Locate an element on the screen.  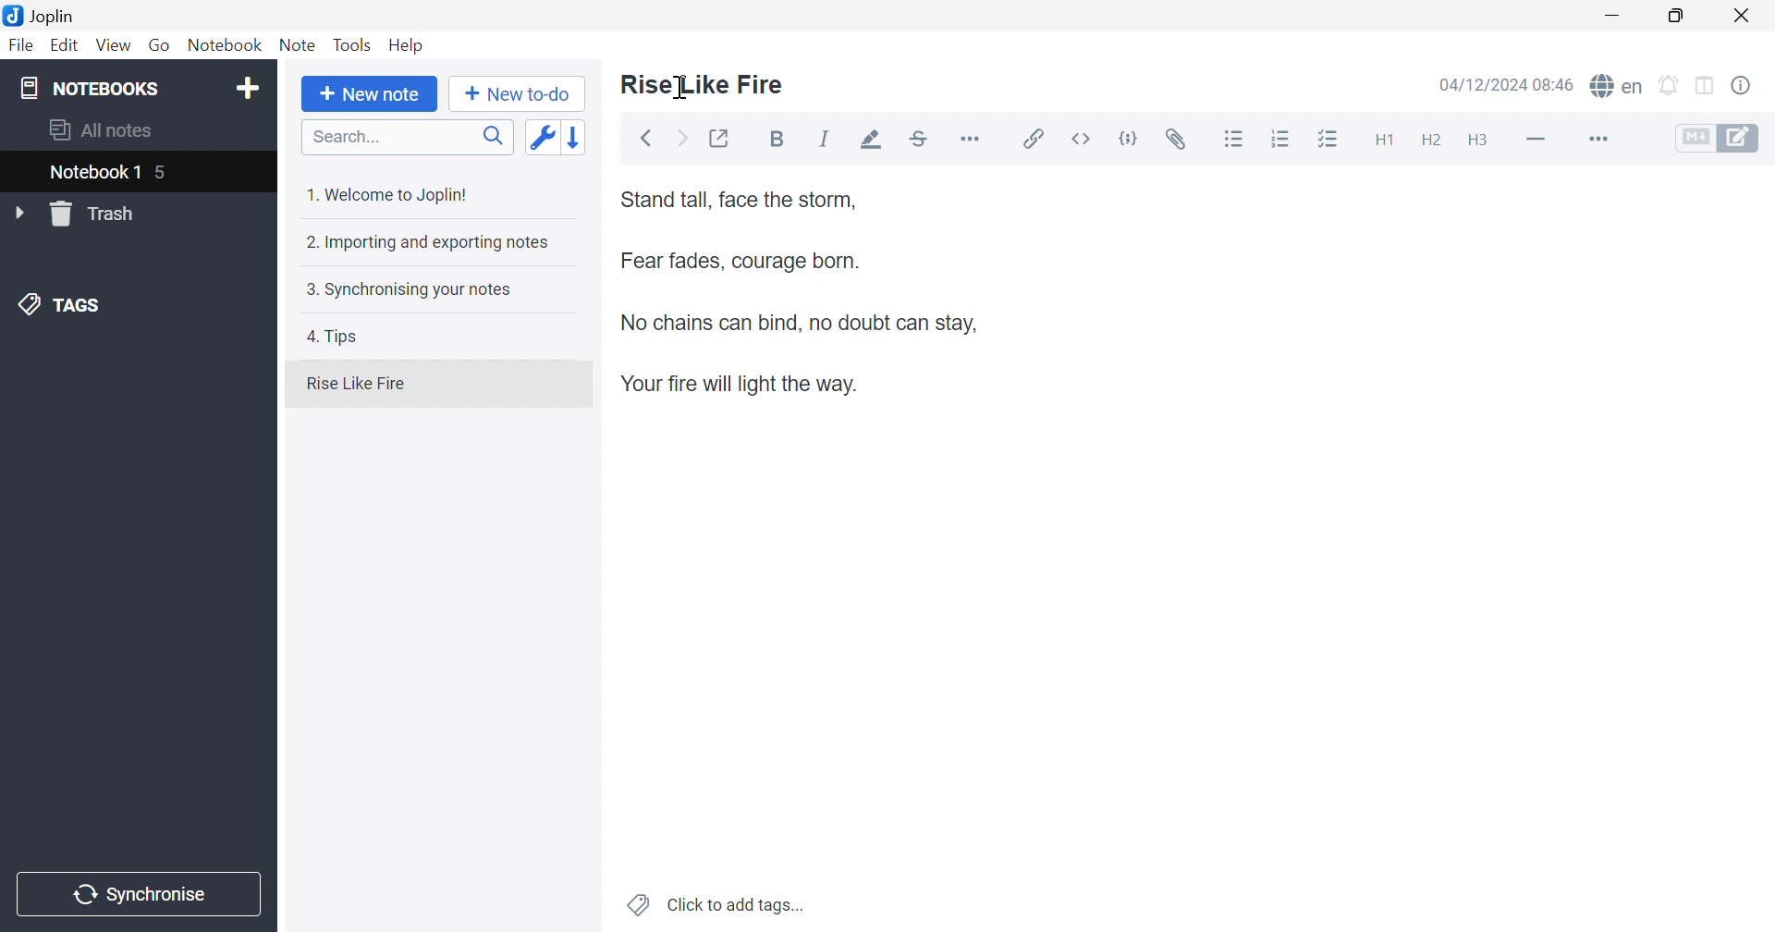
Synchronise is located at coordinates (134, 893).